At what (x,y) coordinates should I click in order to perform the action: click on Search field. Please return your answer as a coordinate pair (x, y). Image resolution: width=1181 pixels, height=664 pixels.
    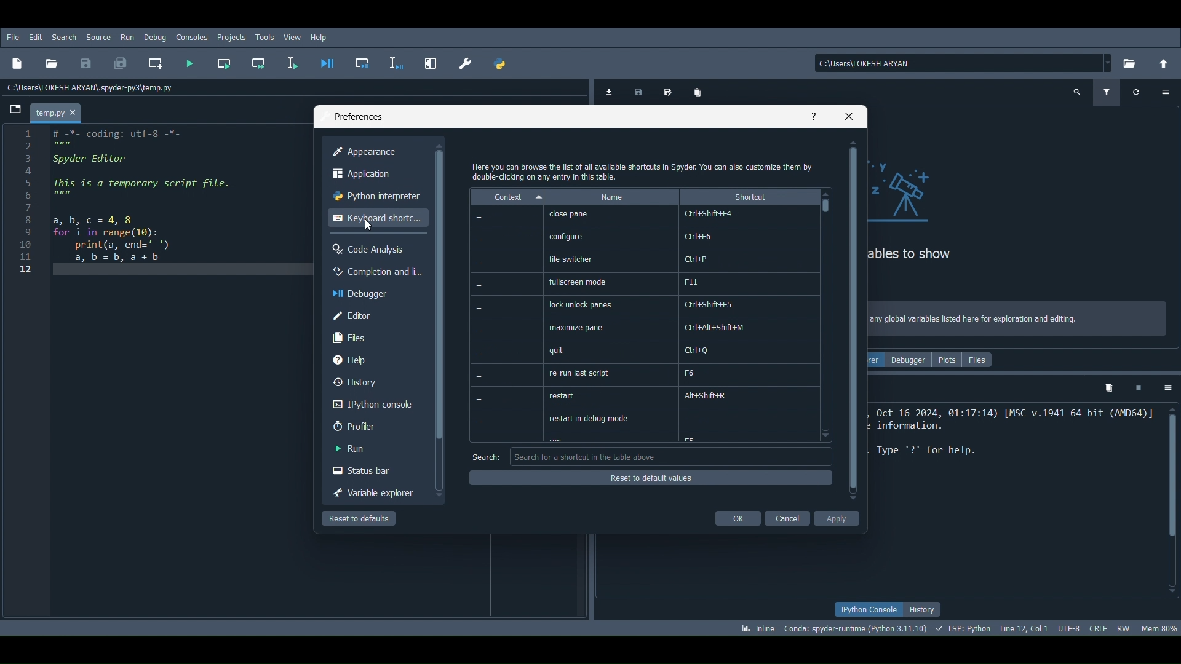
    Looking at the image, I should click on (675, 457).